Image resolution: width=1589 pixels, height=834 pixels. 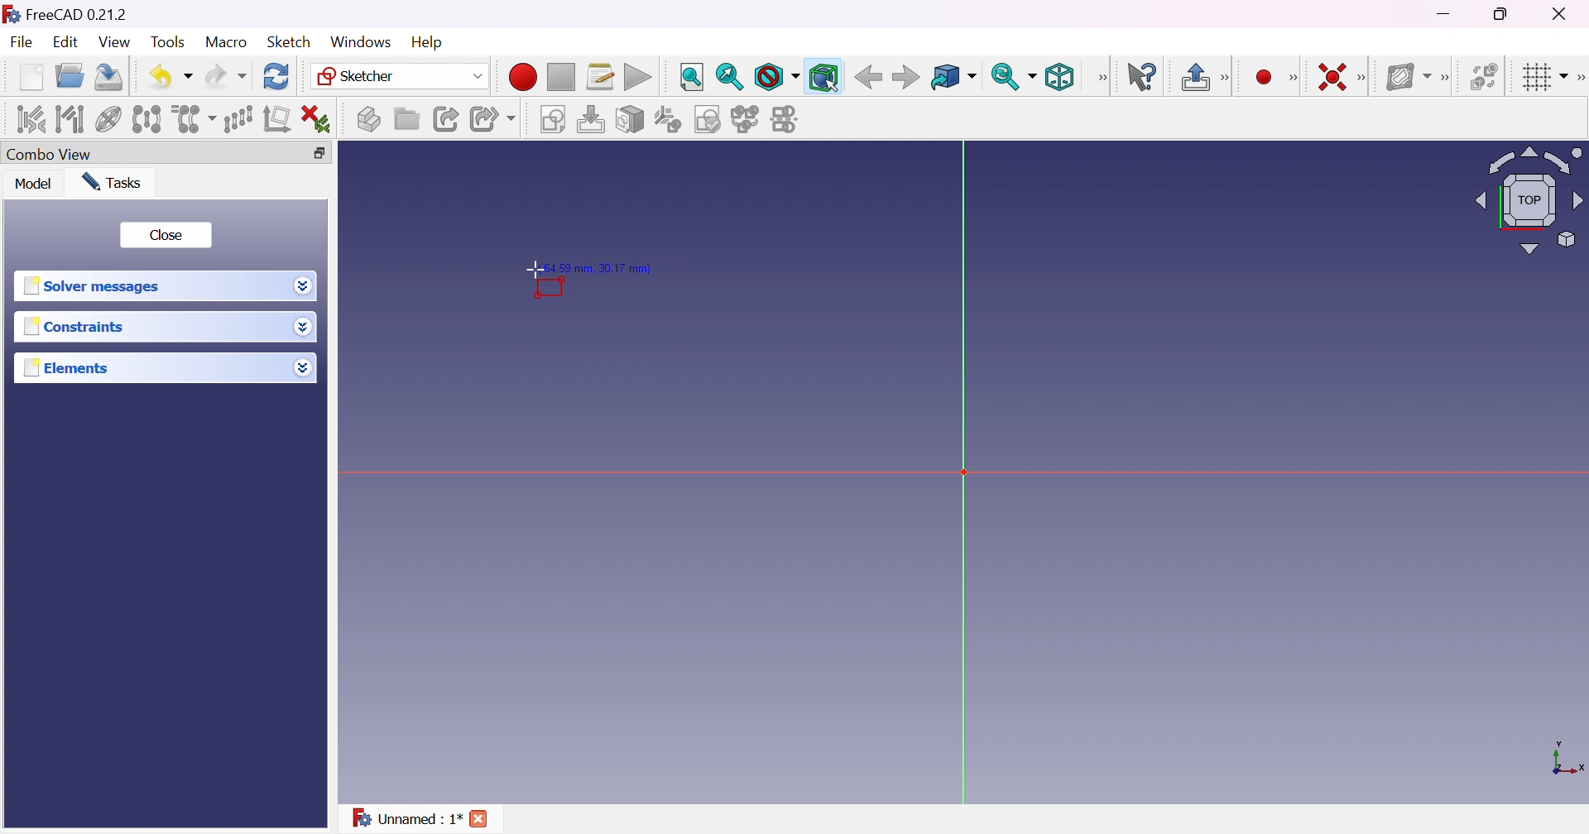 I want to click on [Sketcher edit mode], so click(x=1227, y=76).